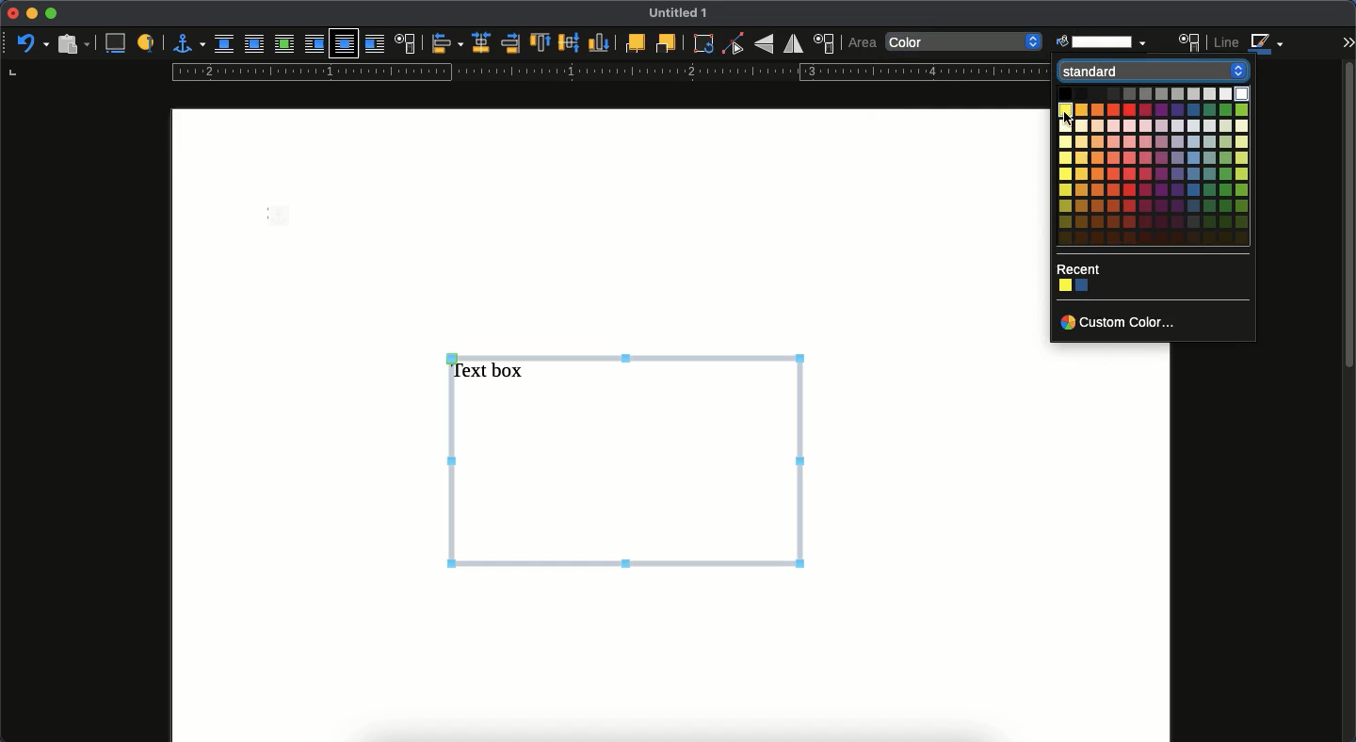 This screenshot has height=742, width=1356. I want to click on guide, so click(607, 73).